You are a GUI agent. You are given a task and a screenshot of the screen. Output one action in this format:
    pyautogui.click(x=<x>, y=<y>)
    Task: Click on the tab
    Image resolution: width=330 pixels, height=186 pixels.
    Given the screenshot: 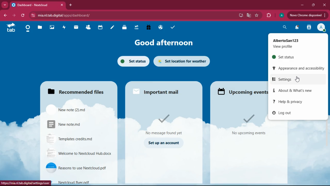 What is the action you would take?
    pyautogui.click(x=137, y=28)
    